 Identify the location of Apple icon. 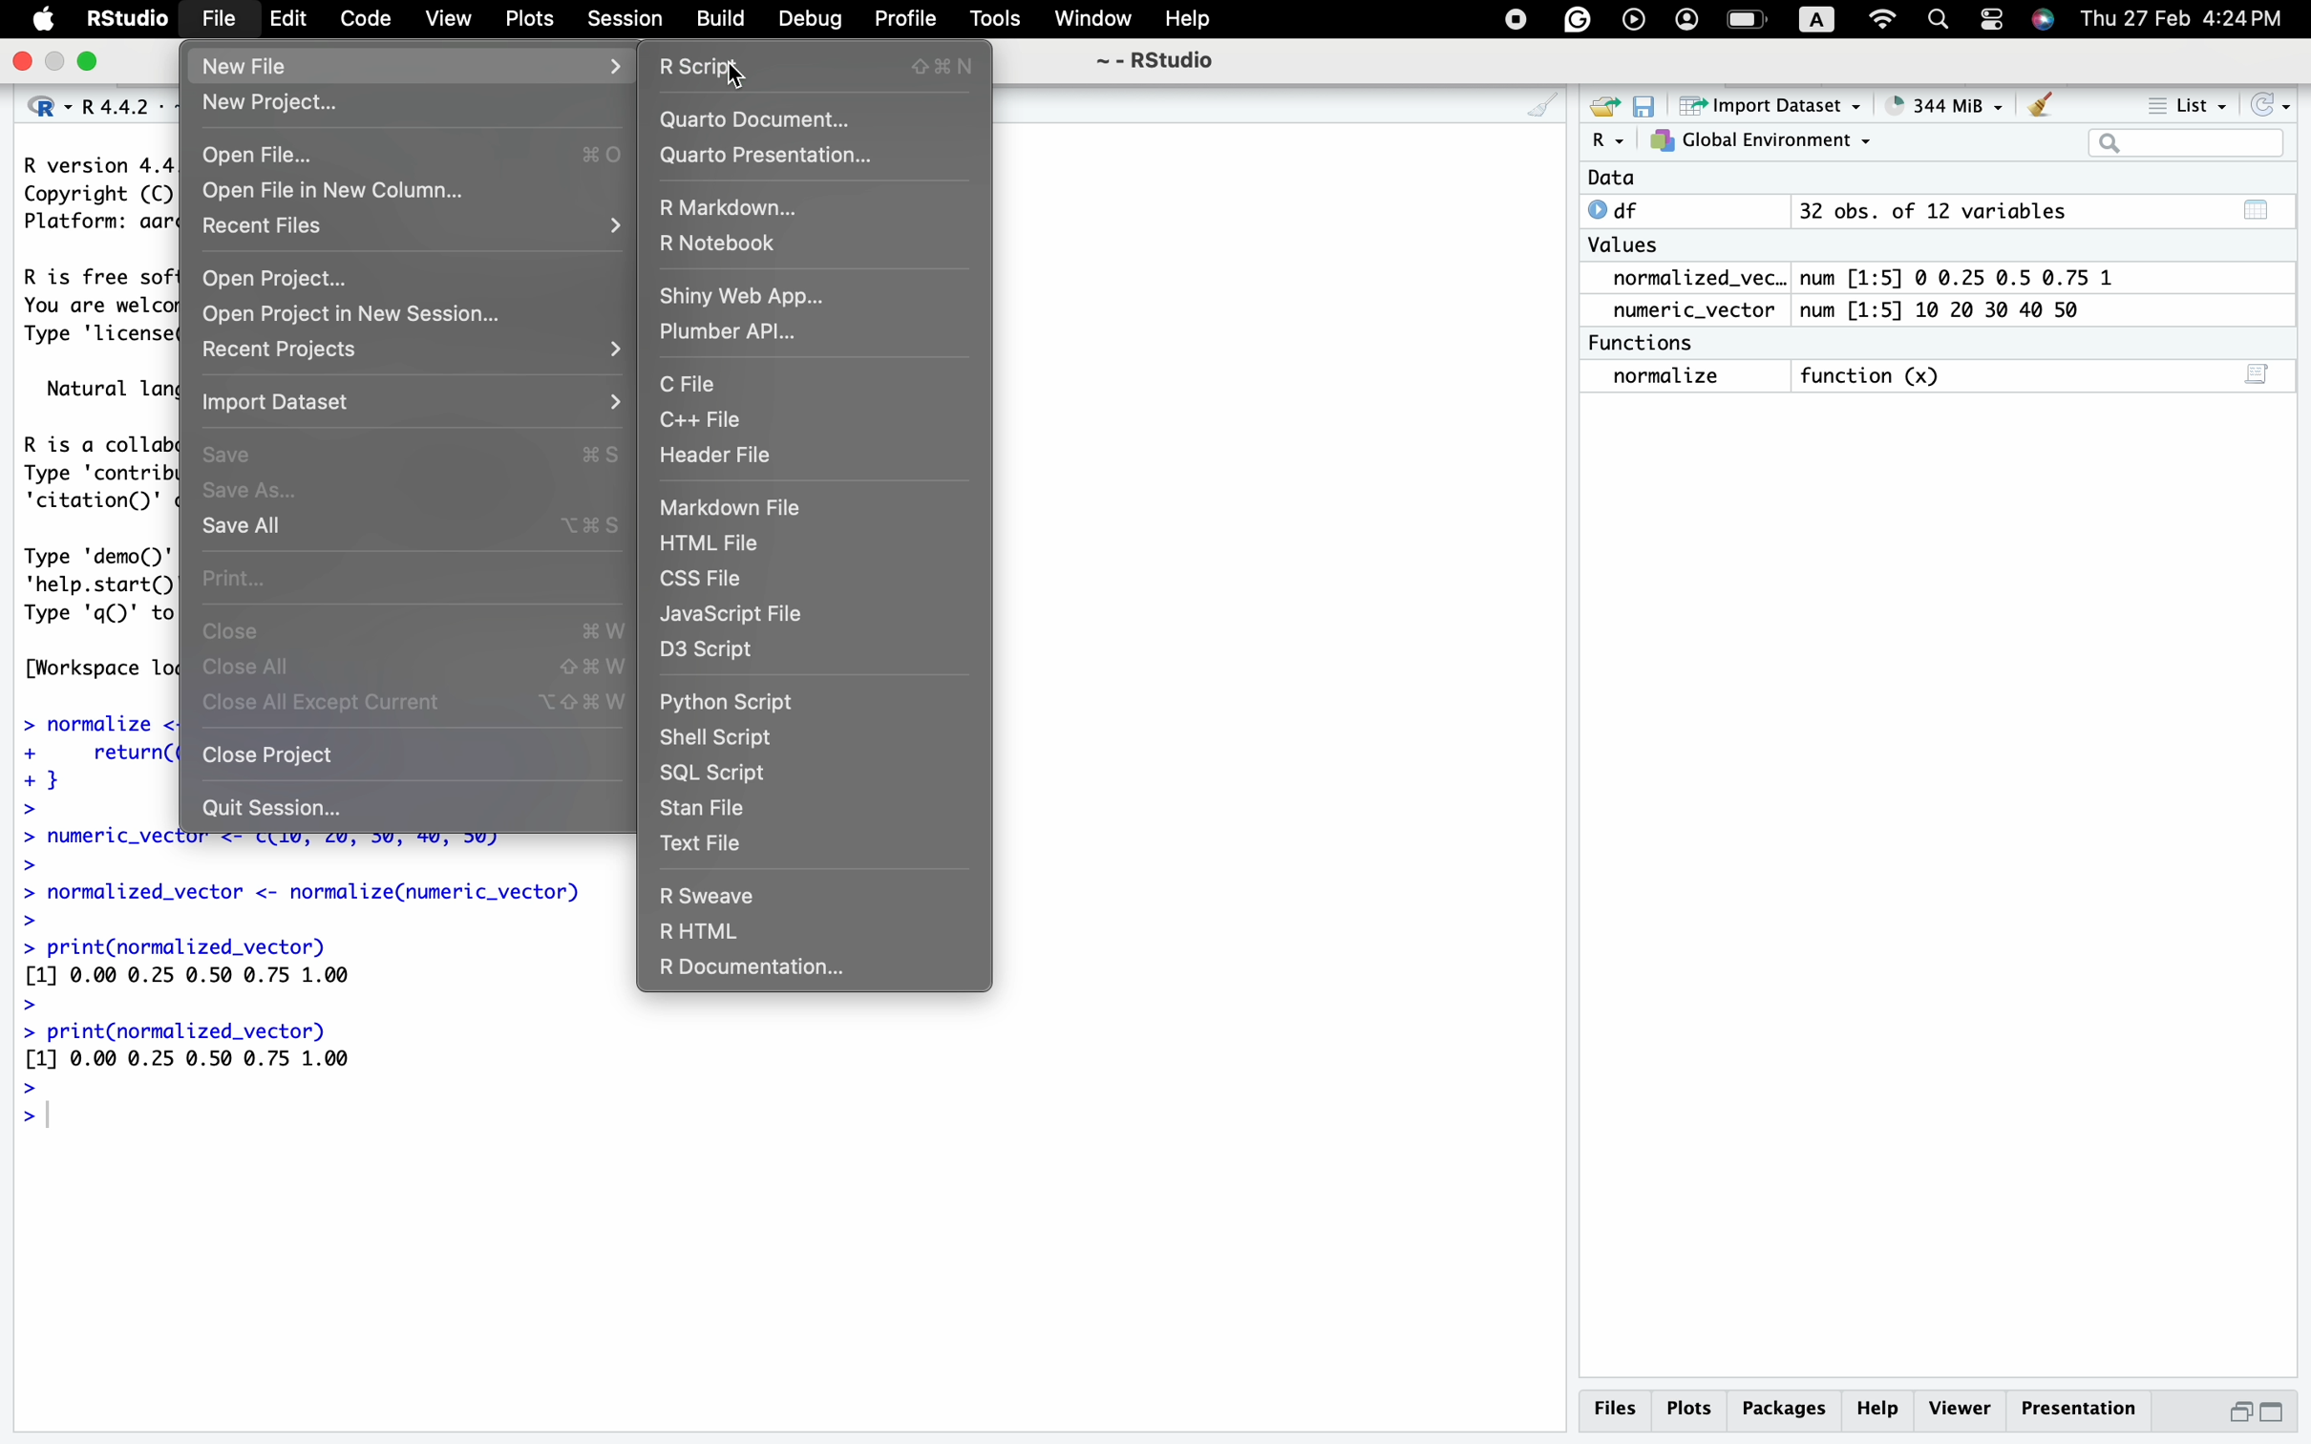
(40, 23).